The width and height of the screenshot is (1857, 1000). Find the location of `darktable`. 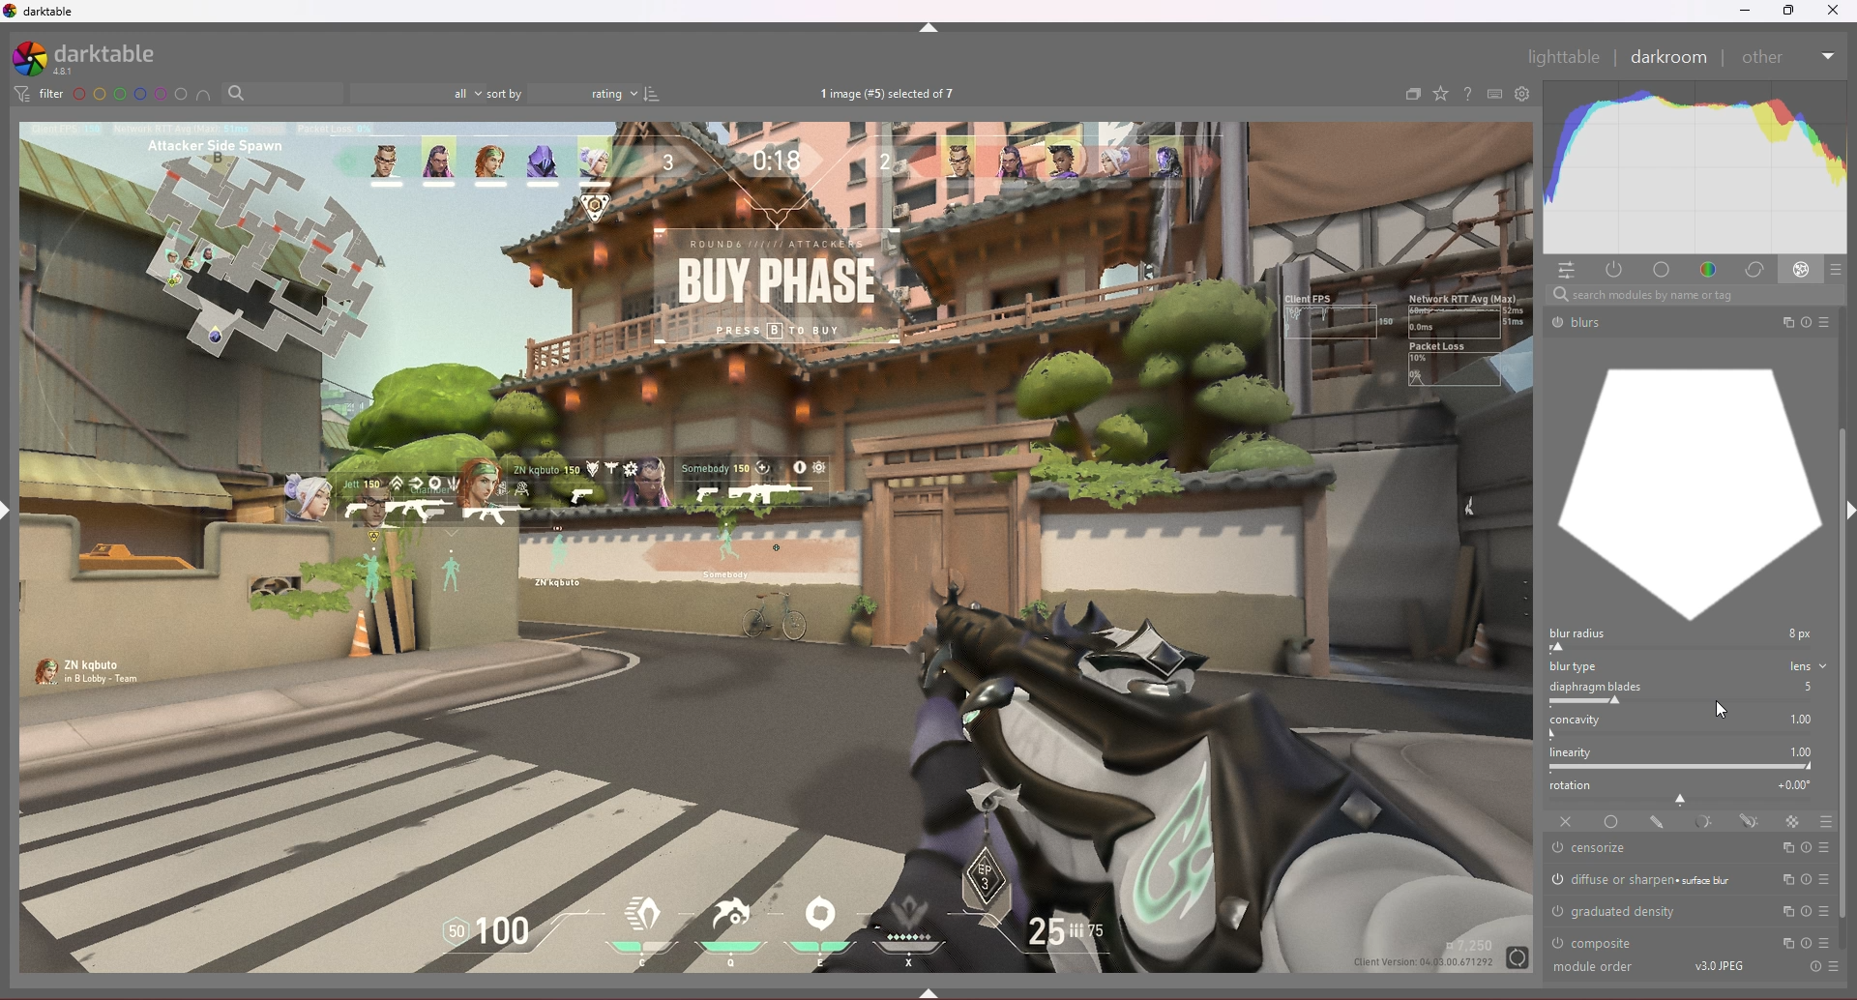

darktable is located at coordinates (96, 58).